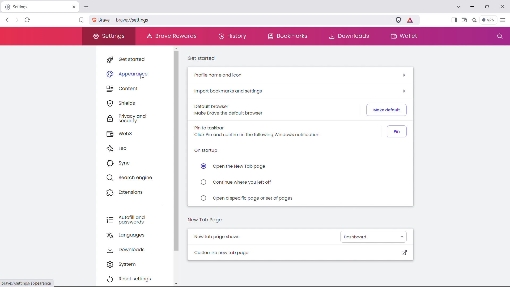 The height and width of the screenshot is (287, 510). Describe the element at coordinates (256, 130) in the screenshot. I see `Pin to taskbar Click Pin and confirm in the following Windows notification` at that location.